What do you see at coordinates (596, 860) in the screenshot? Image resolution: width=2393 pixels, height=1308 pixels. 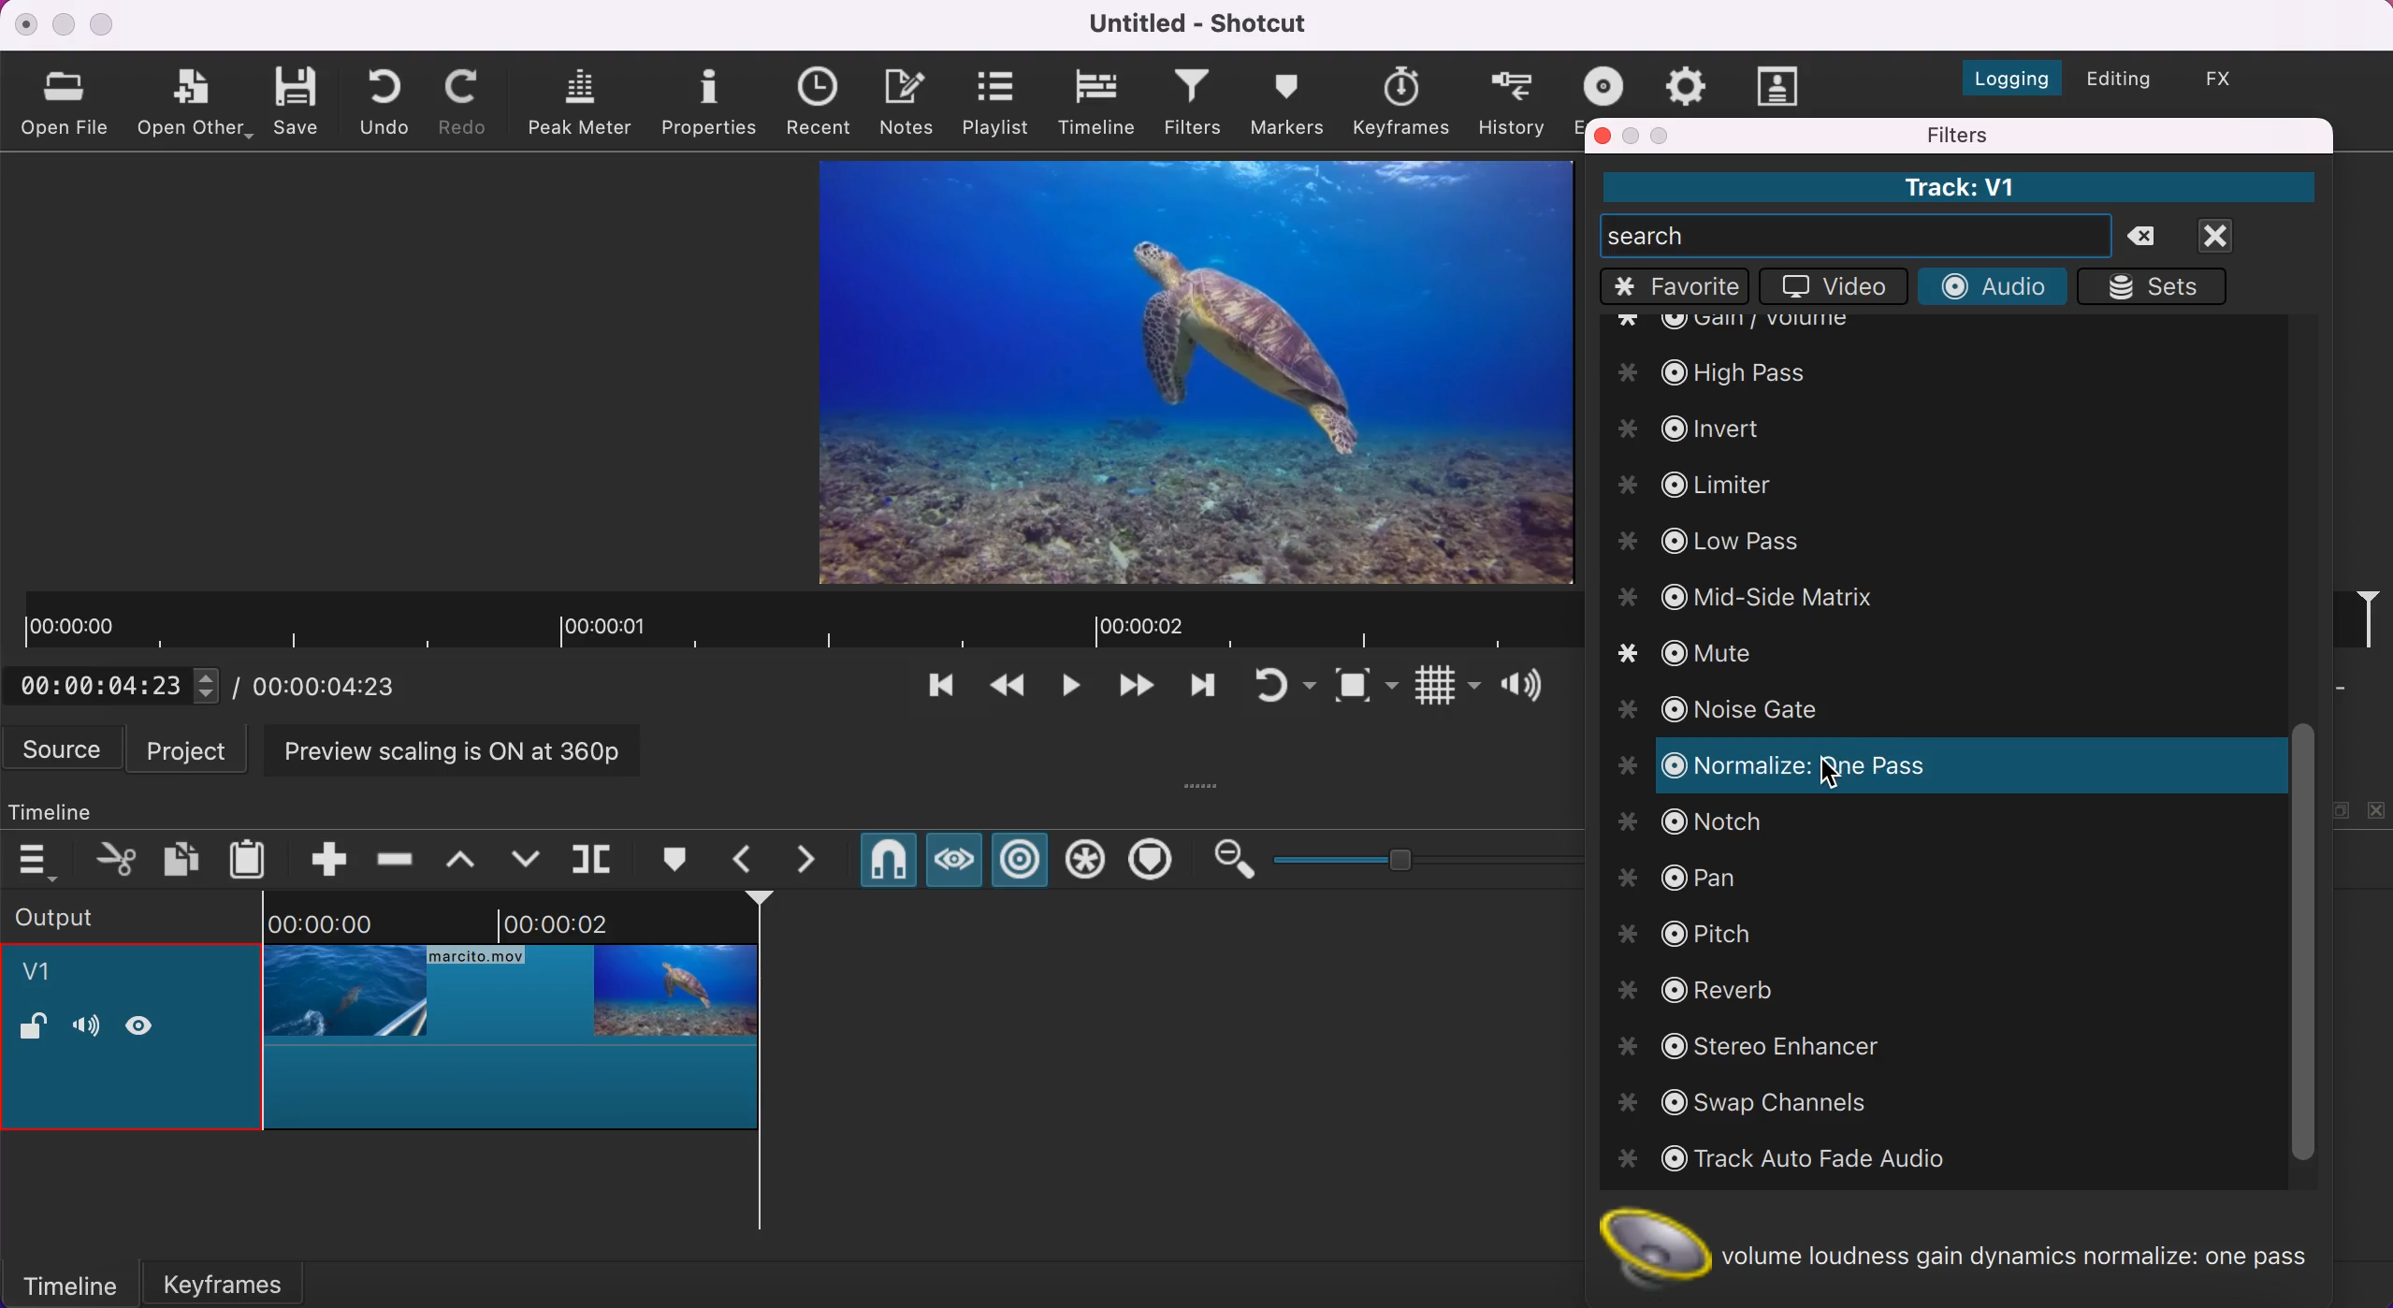 I see `split at playhead` at bounding box center [596, 860].